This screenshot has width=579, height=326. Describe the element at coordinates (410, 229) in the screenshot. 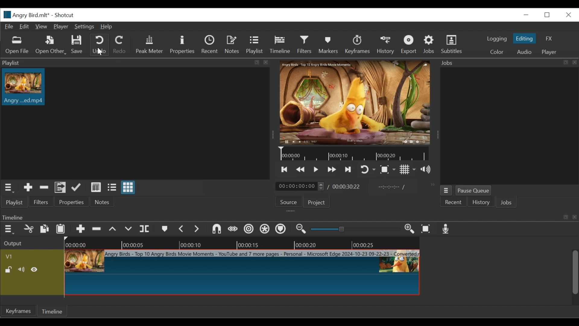

I see `Zoom timeline in` at that location.